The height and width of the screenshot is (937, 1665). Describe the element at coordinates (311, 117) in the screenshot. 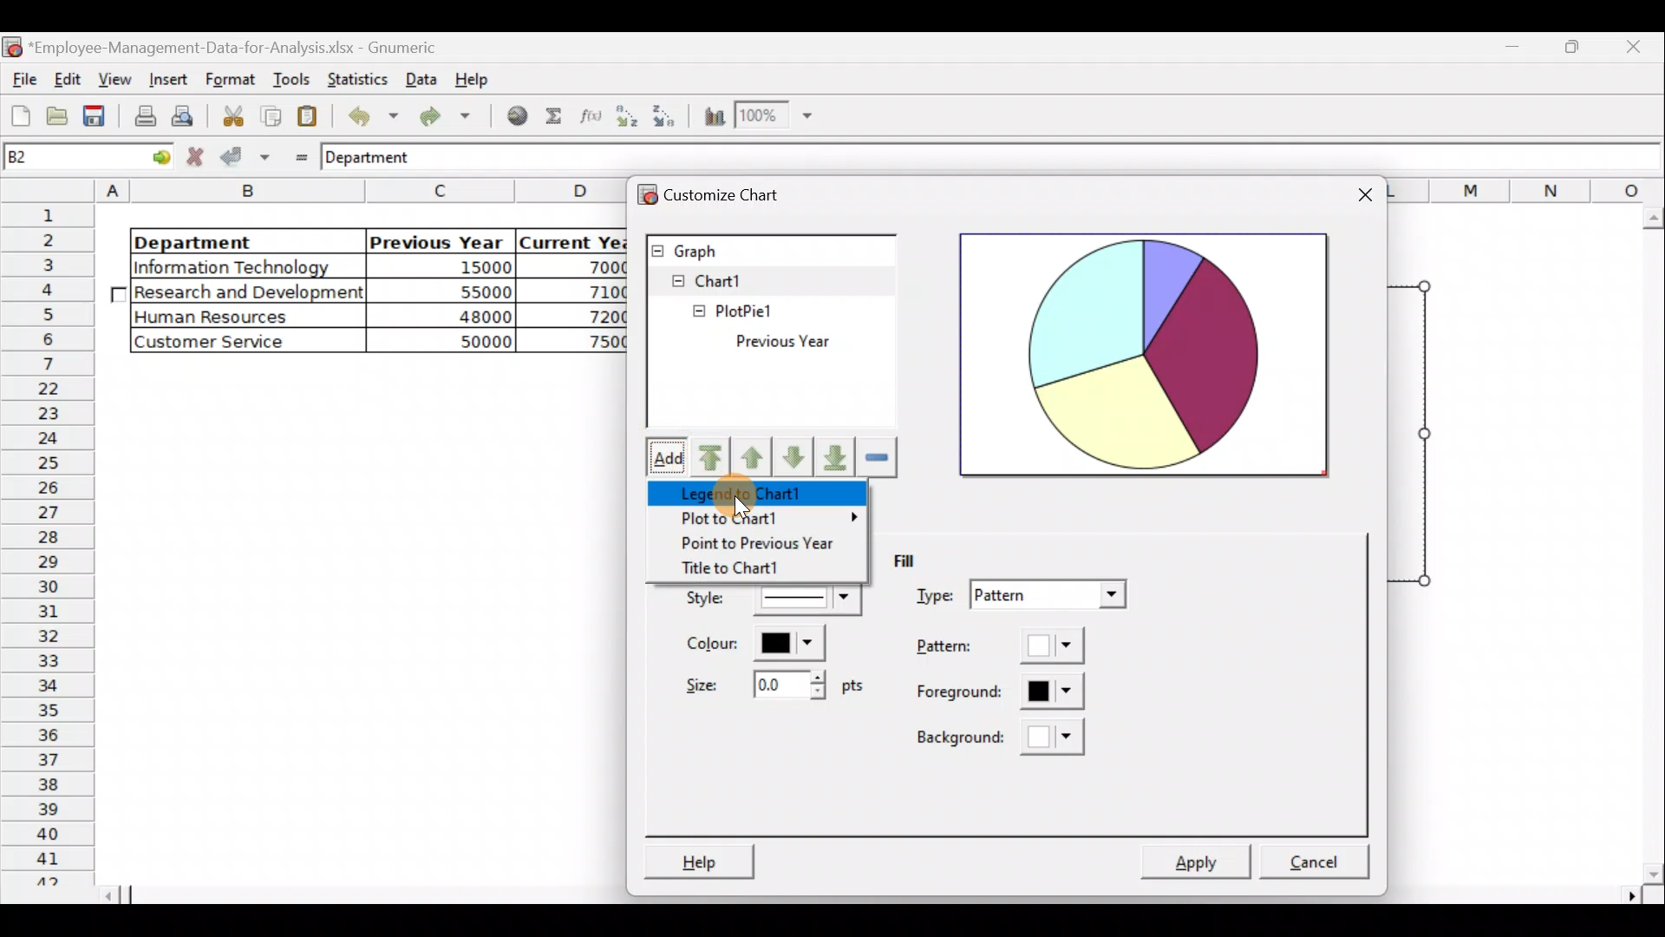

I see `Paste the clipboard` at that location.